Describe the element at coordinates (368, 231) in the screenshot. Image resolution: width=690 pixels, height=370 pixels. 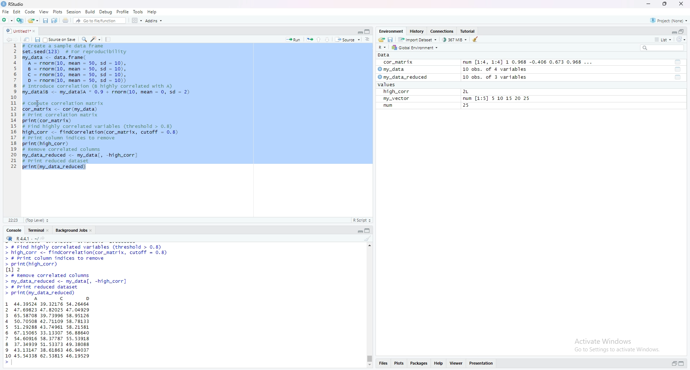
I see `copy` at that location.